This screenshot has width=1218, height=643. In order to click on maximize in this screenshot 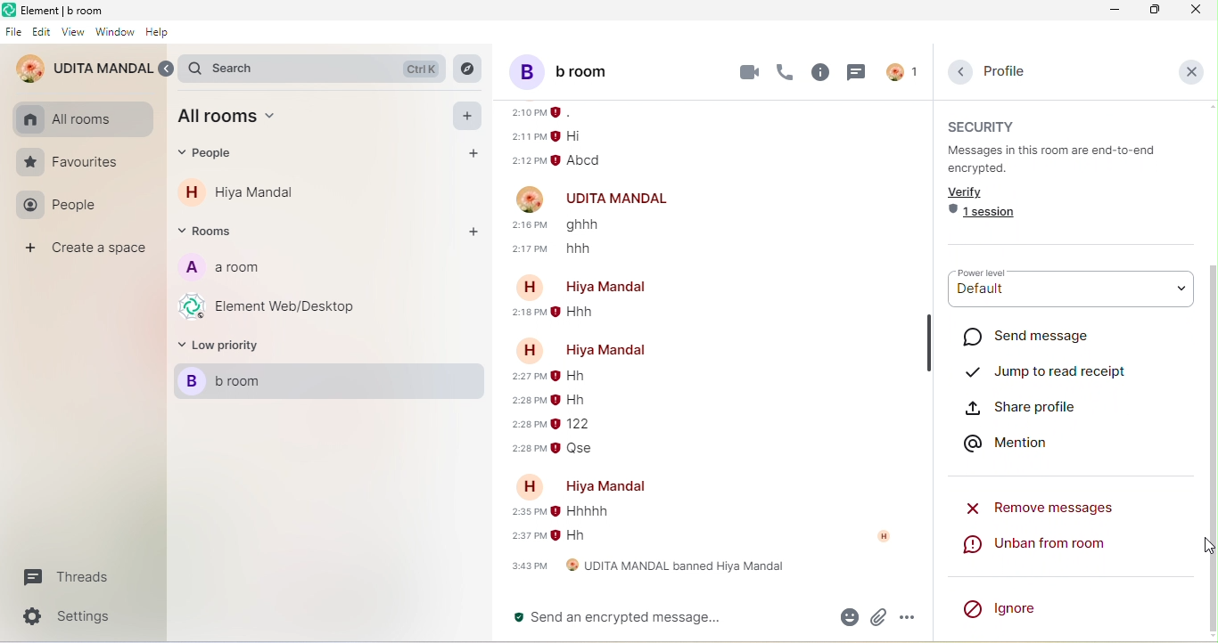, I will do `click(1154, 10)`.